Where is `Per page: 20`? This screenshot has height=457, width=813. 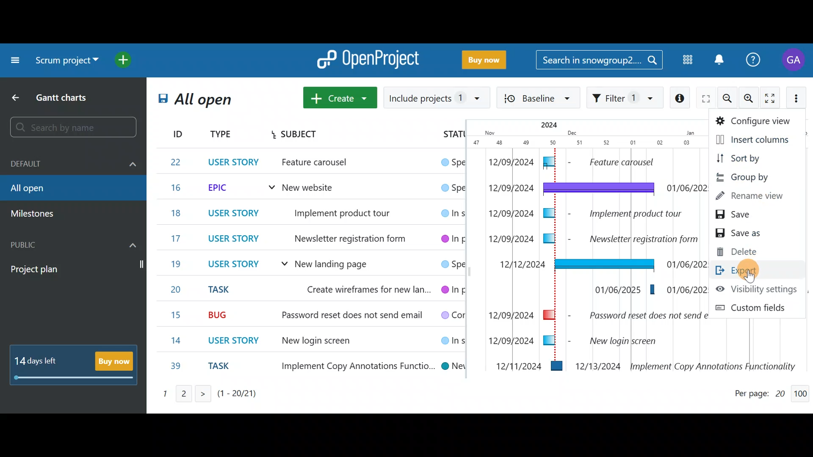
Per page: 20 is located at coordinates (760, 392).